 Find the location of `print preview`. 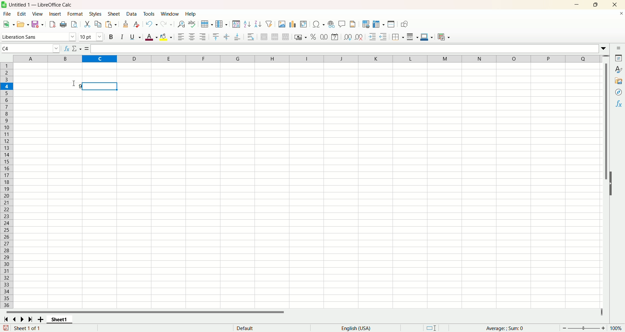

print preview is located at coordinates (74, 25).